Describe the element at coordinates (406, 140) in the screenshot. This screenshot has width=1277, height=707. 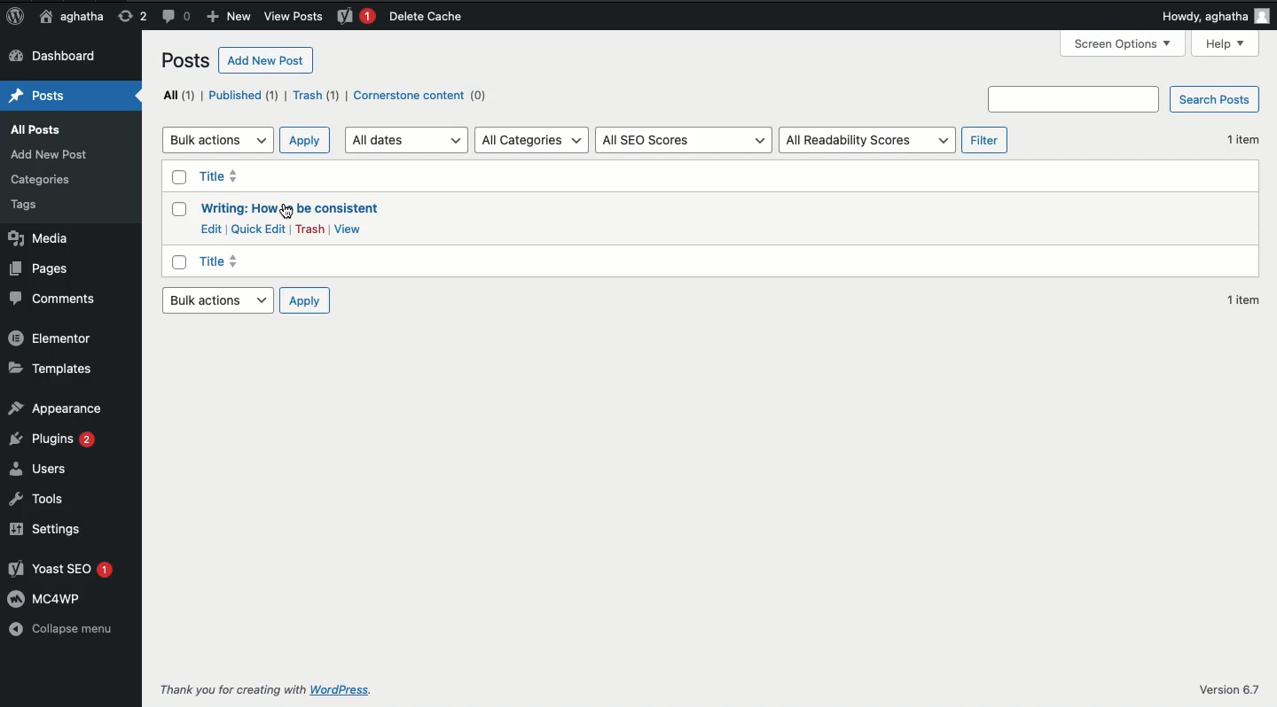
I see `All dates` at that location.